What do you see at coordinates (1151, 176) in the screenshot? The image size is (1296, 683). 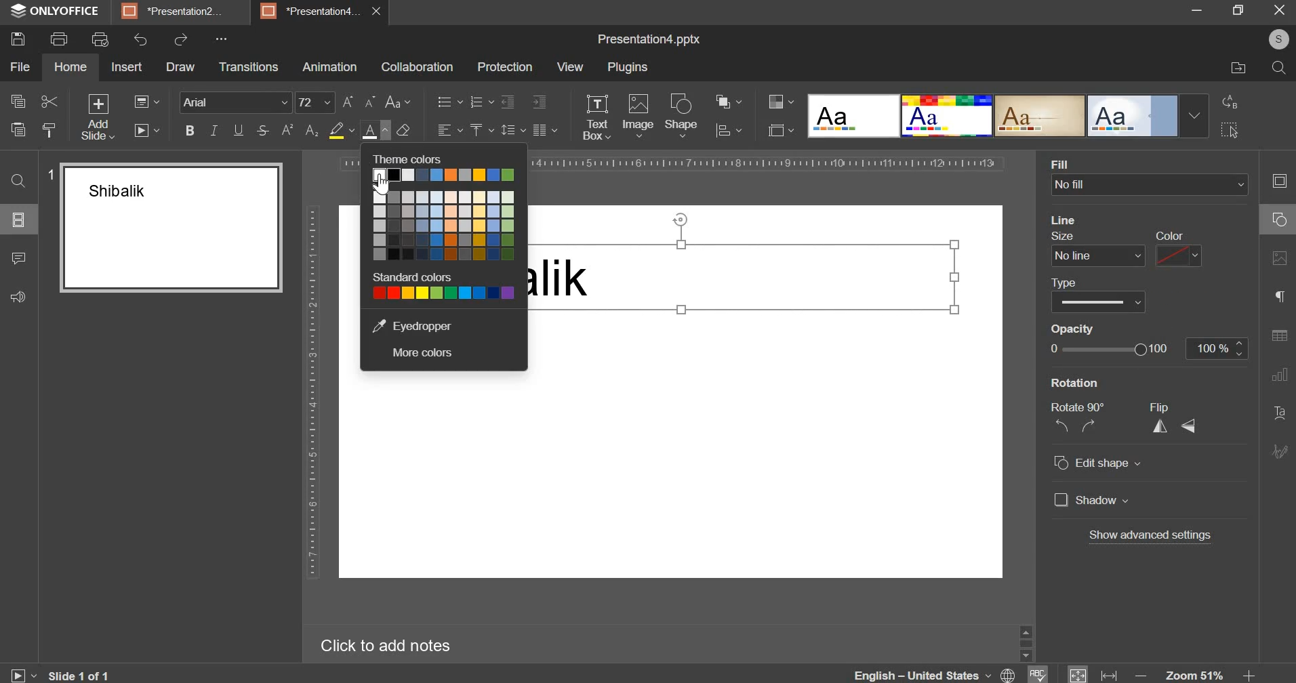 I see `background fill` at bounding box center [1151, 176].